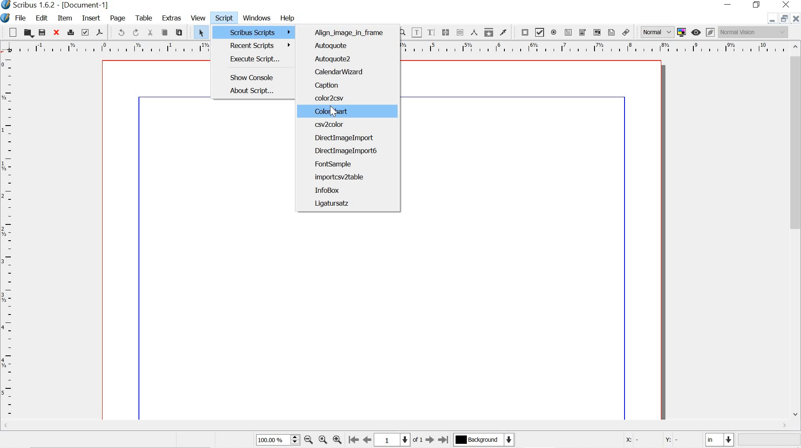 The image size is (801, 448). Describe the element at coordinates (460, 32) in the screenshot. I see `unlink text frames` at that location.